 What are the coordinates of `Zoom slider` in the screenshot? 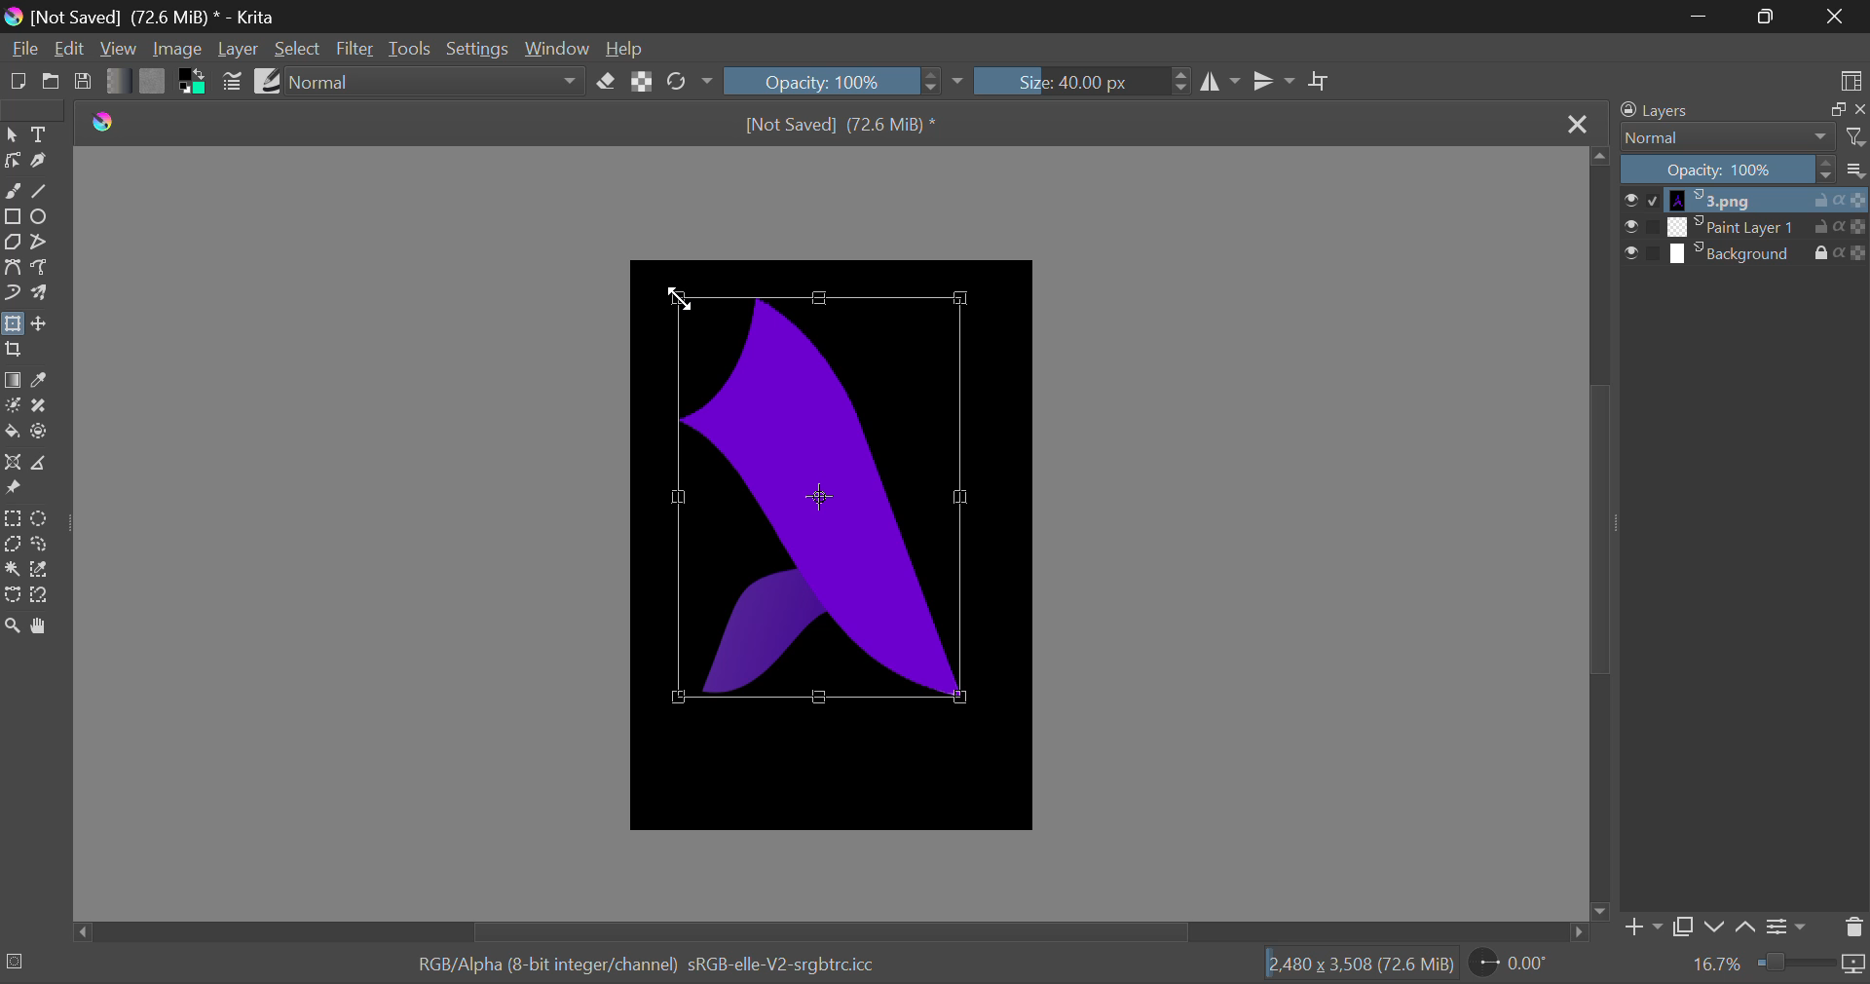 It's located at (1794, 962).